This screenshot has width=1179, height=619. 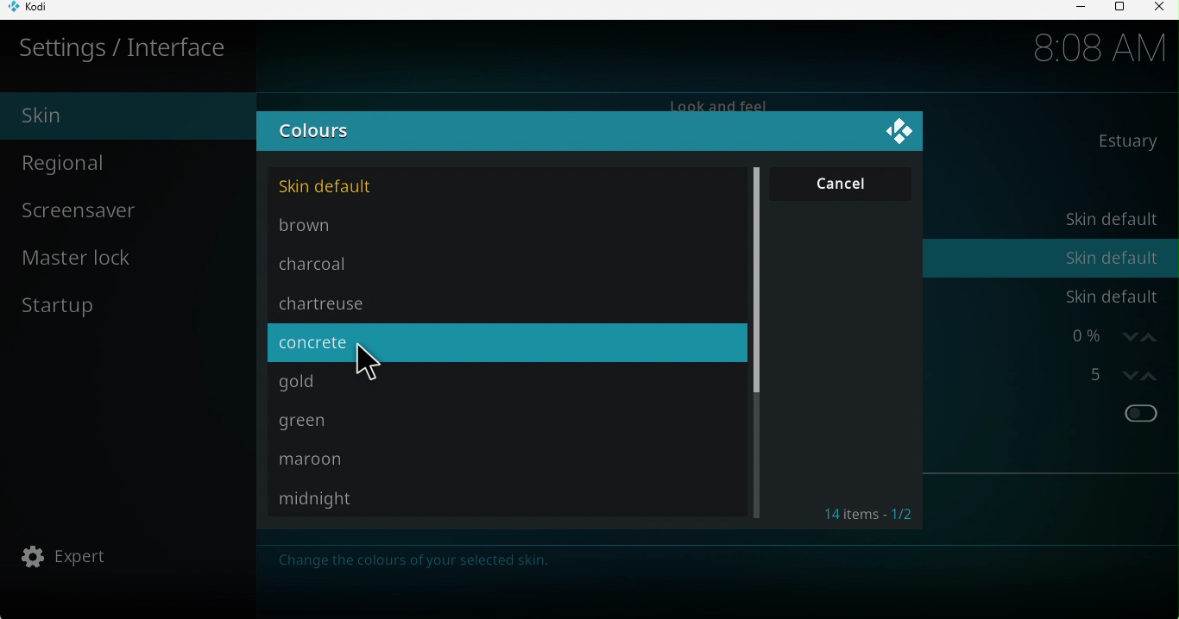 I want to click on Fonts, so click(x=1044, y=296).